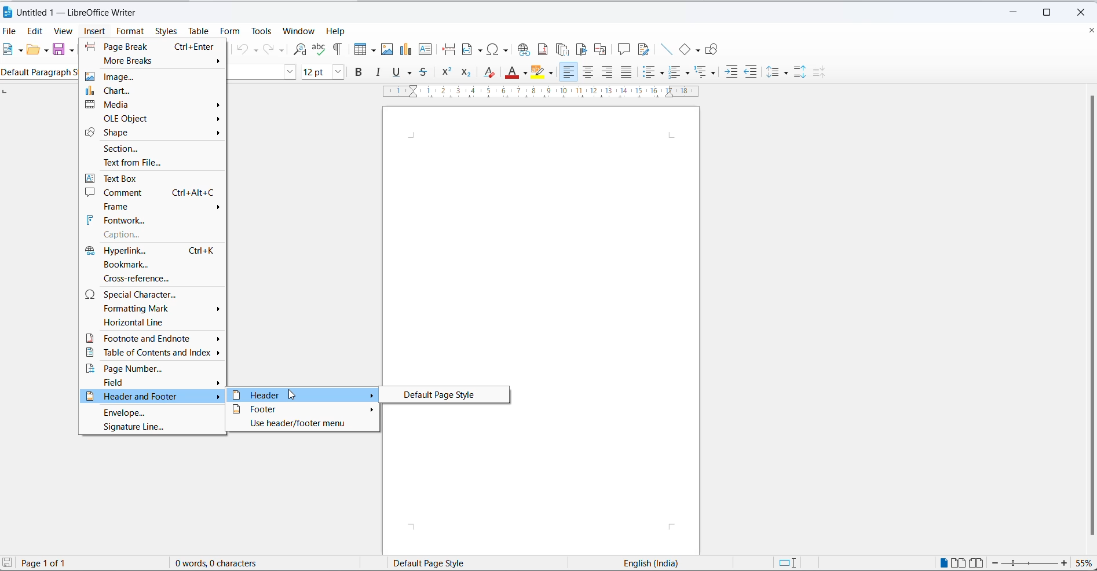 The image size is (1097, 571). Describe the element at coordinates (166, 31) in the screenshot. I see `styles` at that location.